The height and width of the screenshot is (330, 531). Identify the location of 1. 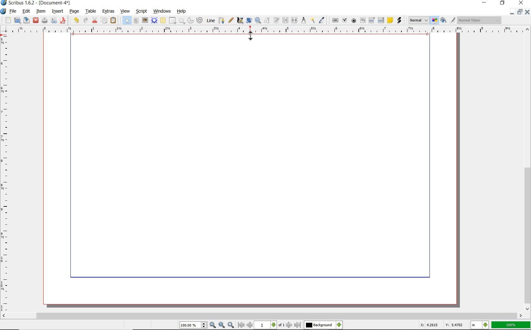
(266, 325).